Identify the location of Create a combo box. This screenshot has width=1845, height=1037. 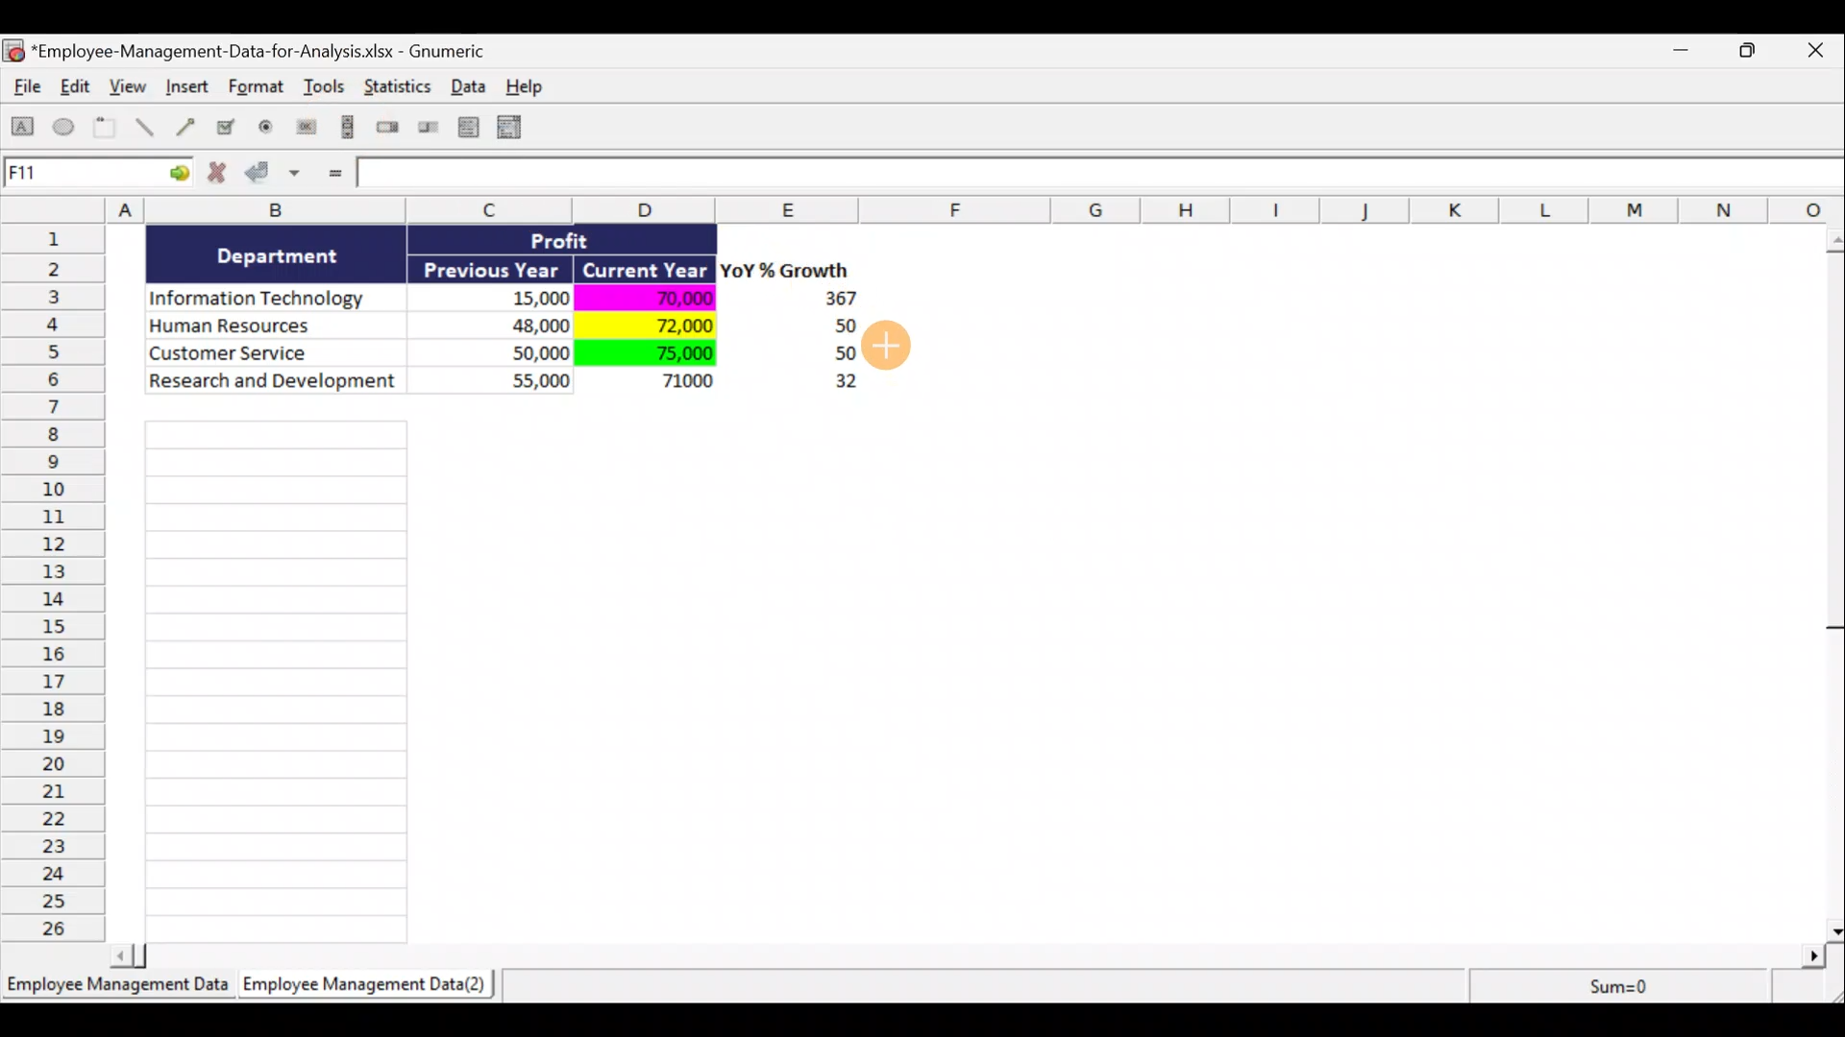
(518, 128).